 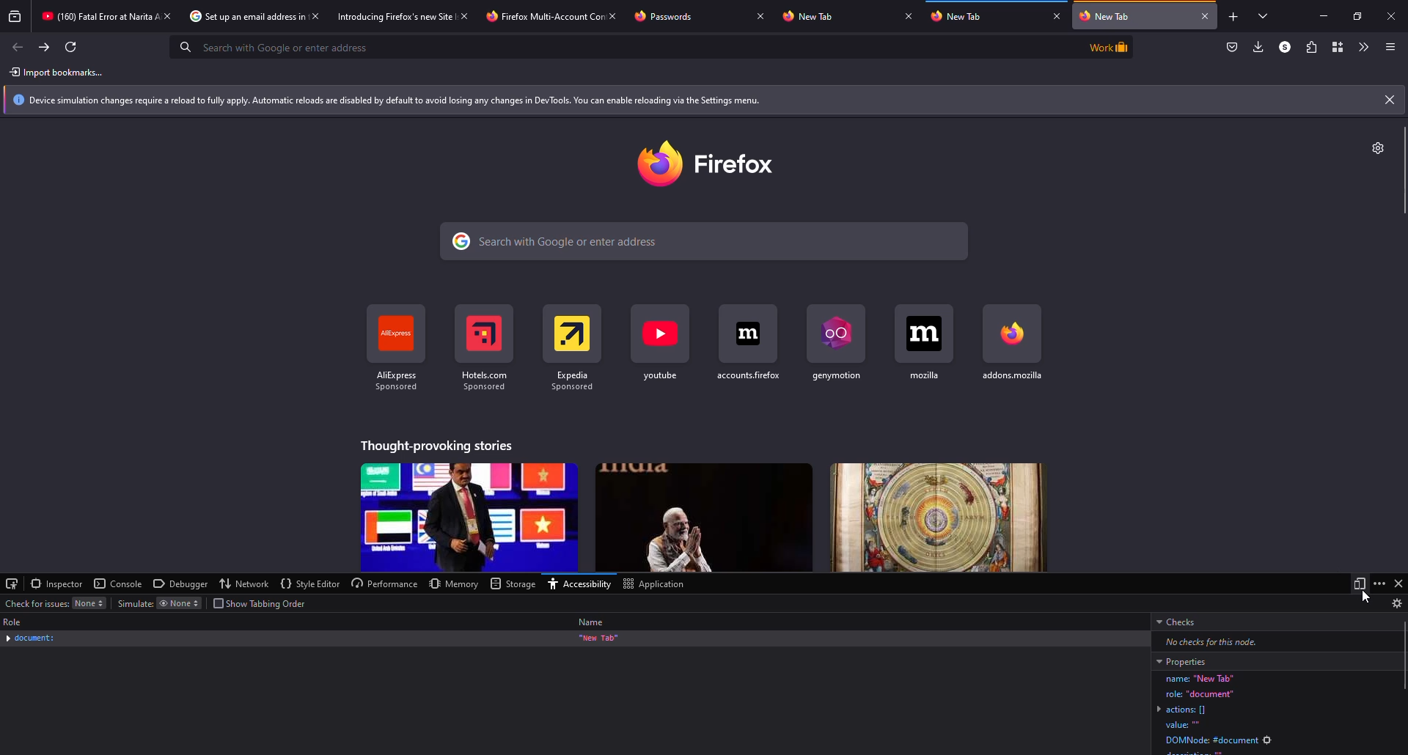 I want to click on mobile view, so click(x=1360, y=583).